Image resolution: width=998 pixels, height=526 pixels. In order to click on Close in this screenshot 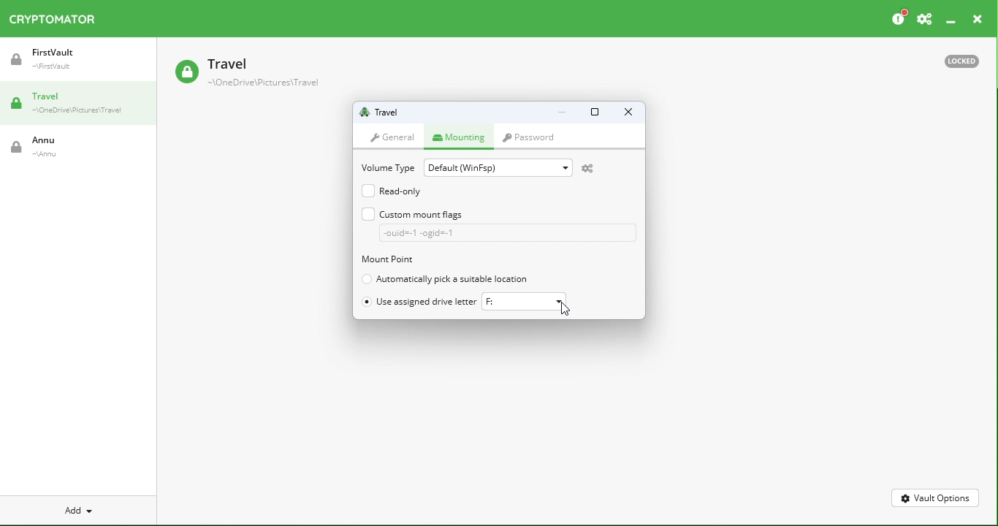, I will do `click(627, 113)`.